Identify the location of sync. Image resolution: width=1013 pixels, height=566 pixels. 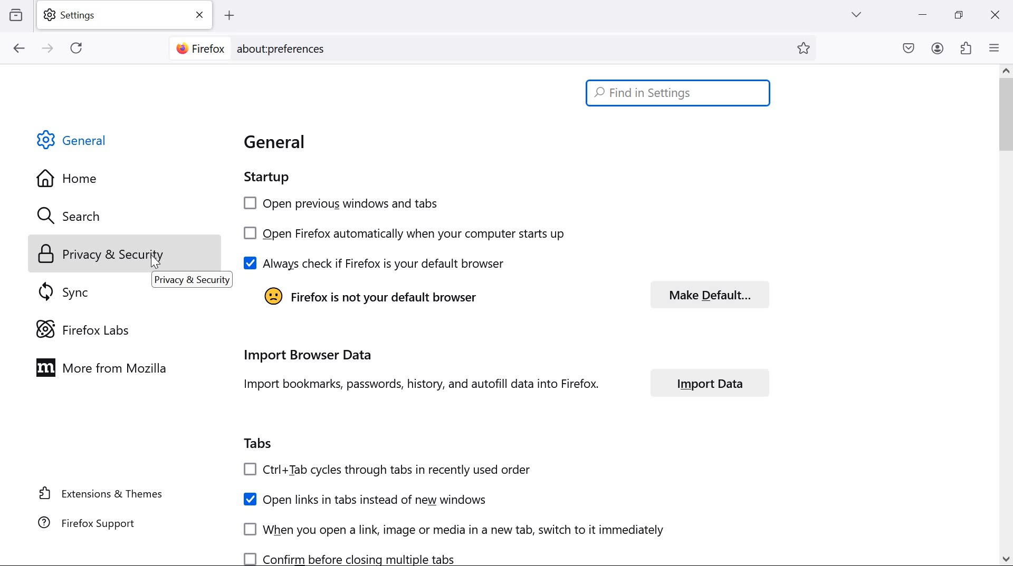
(69, 291).